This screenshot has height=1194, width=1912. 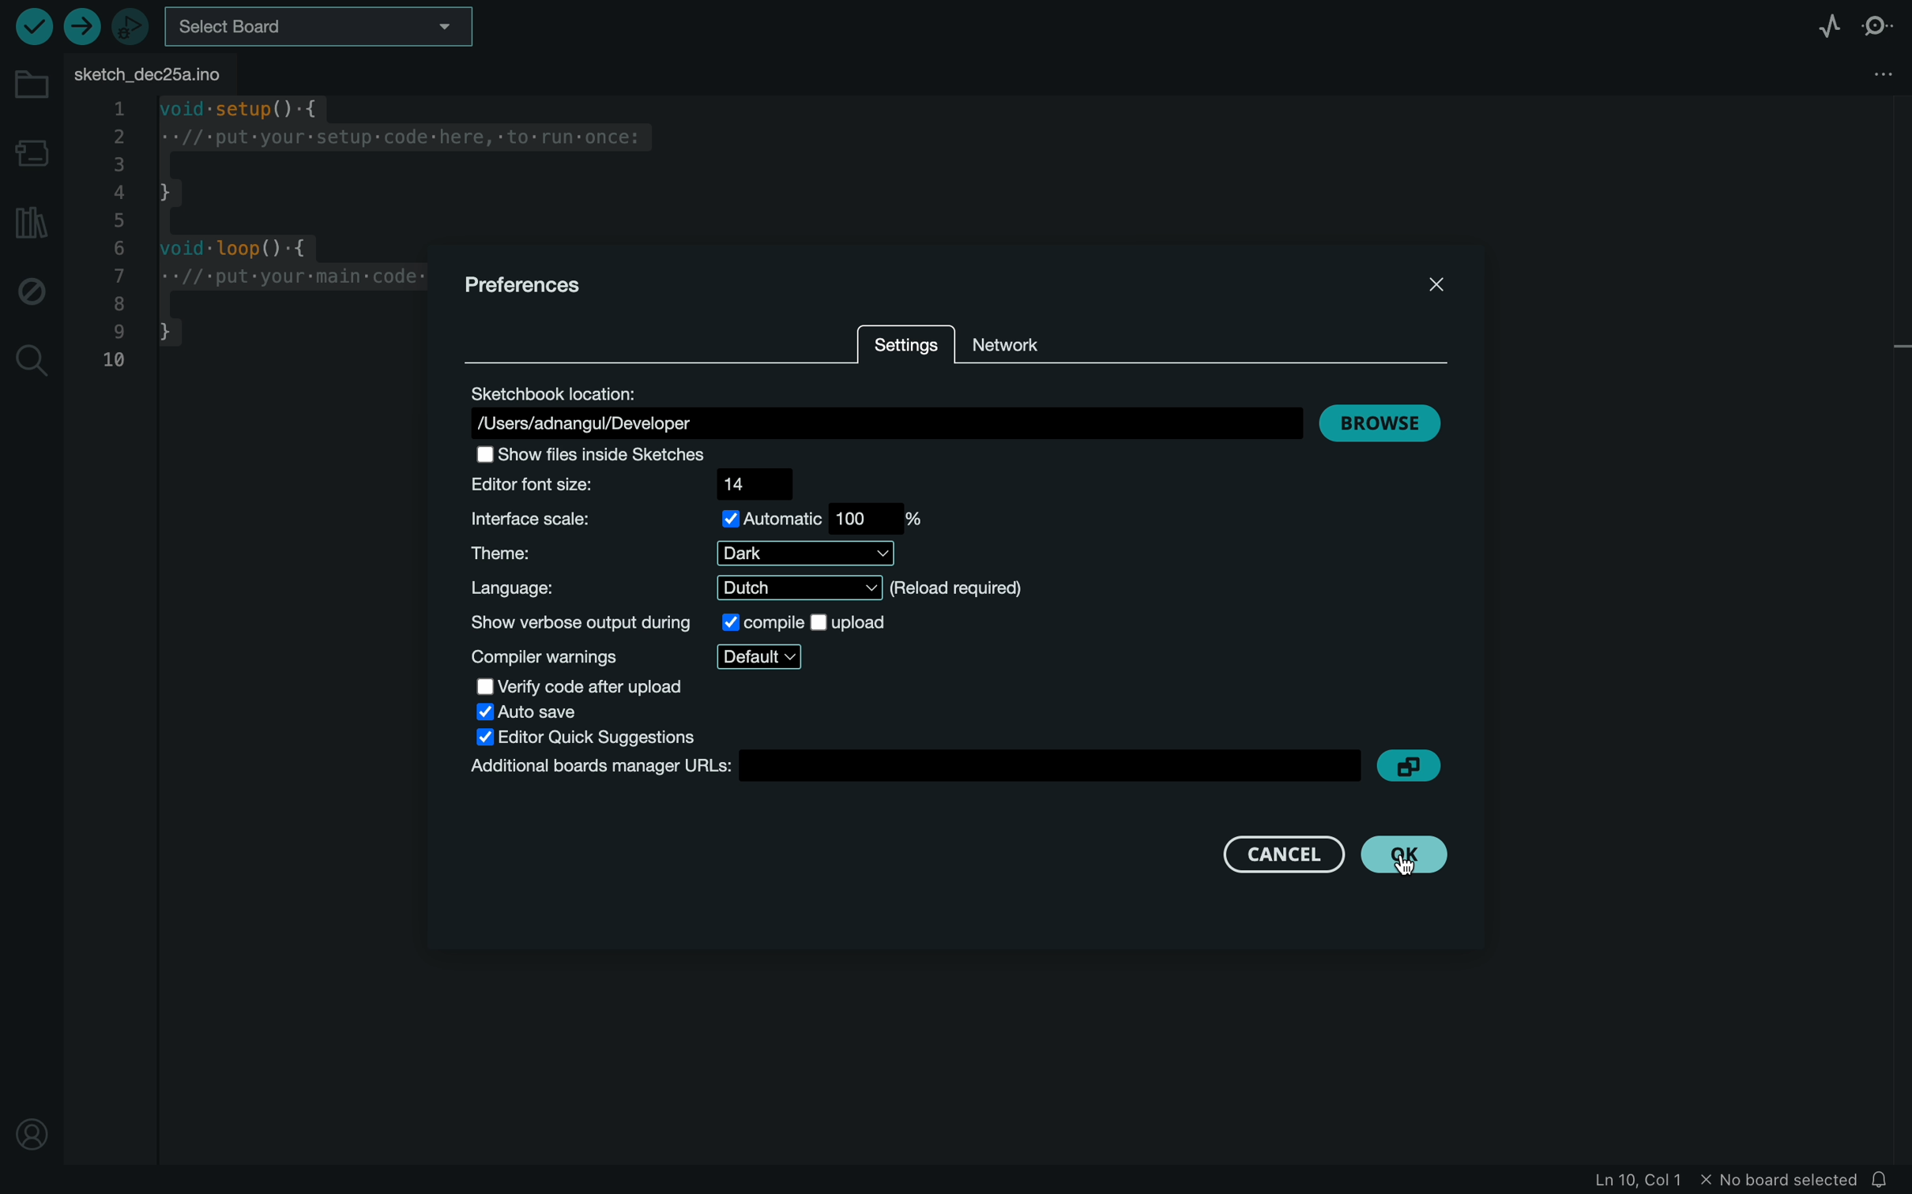 I want to click on board  selecter, so click(x=322, y=29).